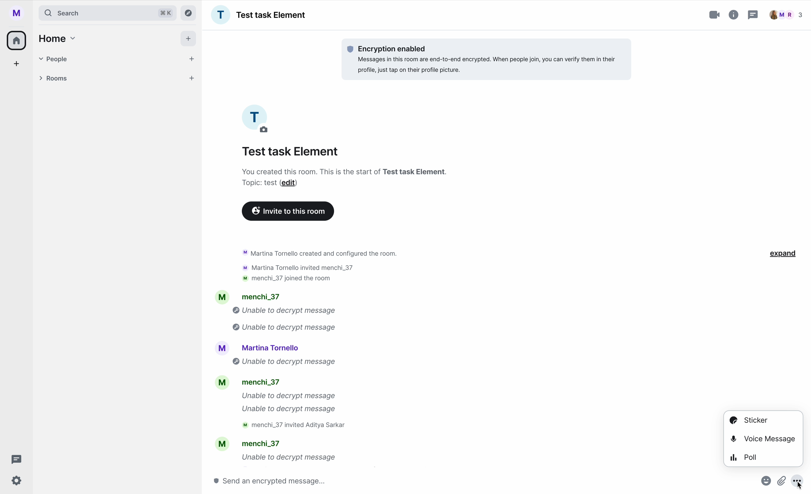 The height and width of the screenshot is (494, 811). Describe the element at coordinates (488, 59) in the screenshot. I see `encryption enabled` at that location.